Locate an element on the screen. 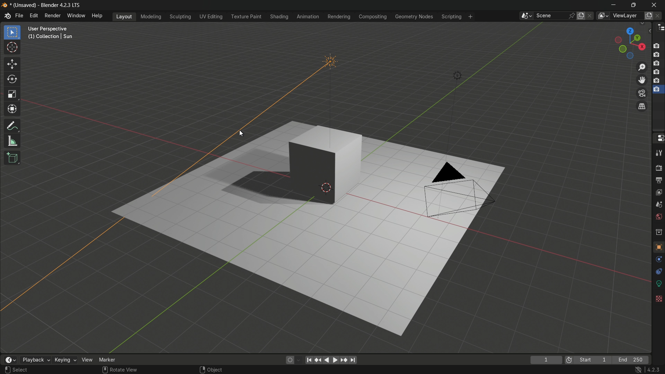 This screenshot has height=374, width=665. Sunlight rotated  is located at coordinates (294, 86).